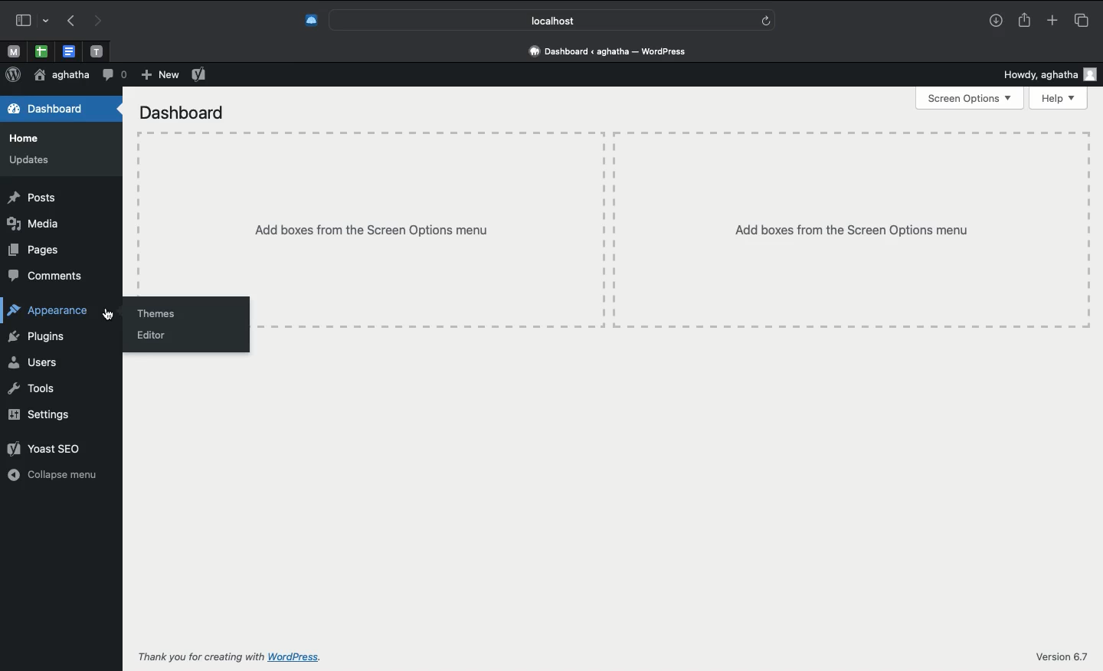 Image resolution: width=1103 pixels, height=671 pixels. Describe the element at coordinates (182, 116) in the screenshot. I see `Dashboard` at that location.